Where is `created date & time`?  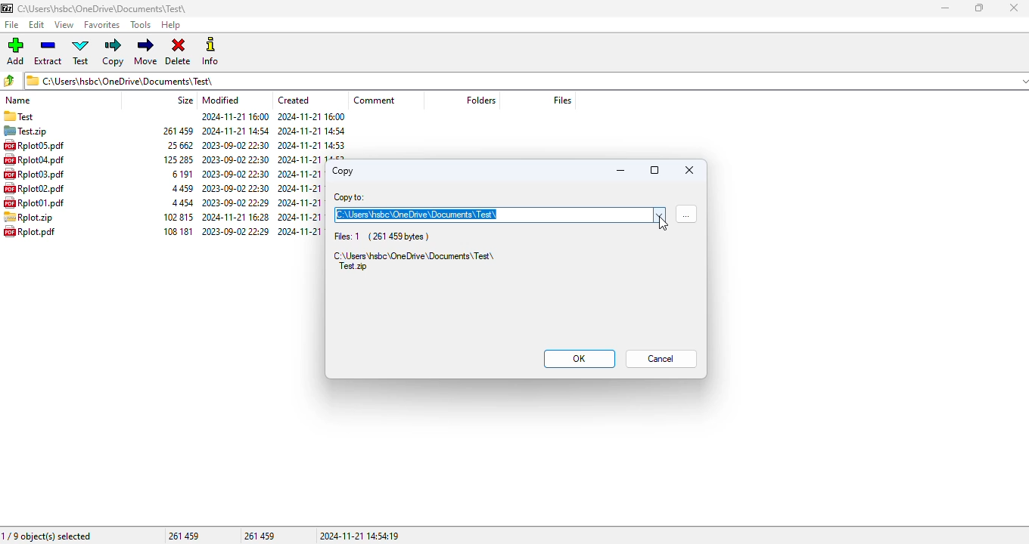
created date & time is located at coordinates (311, 144).